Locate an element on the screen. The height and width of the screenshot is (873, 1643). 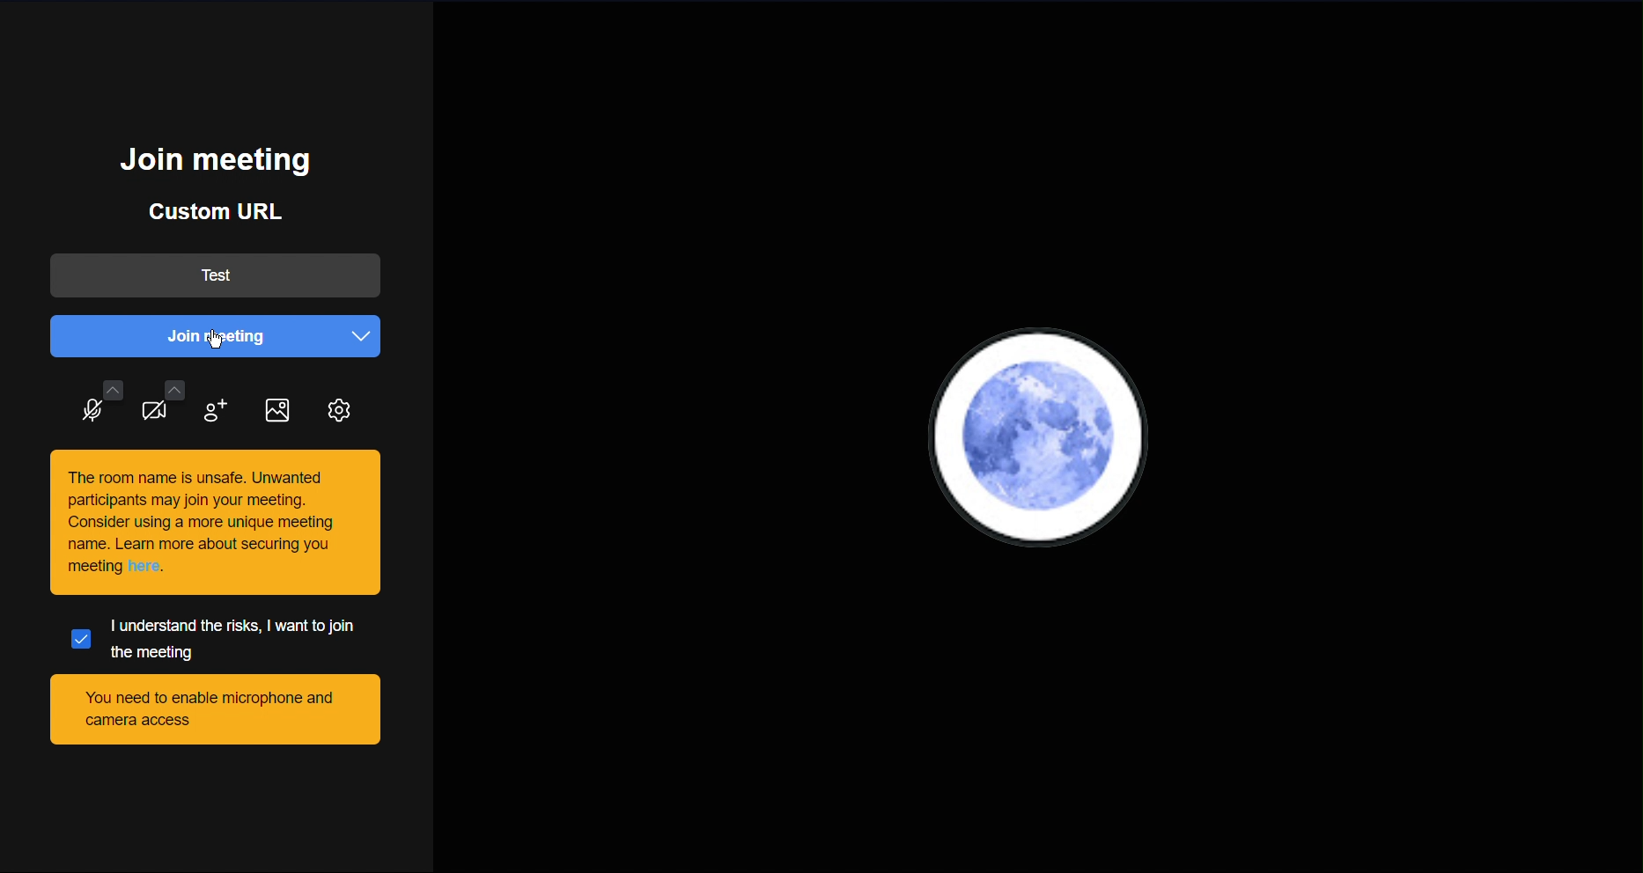
Join meeting is located at coordinates (213, 159).